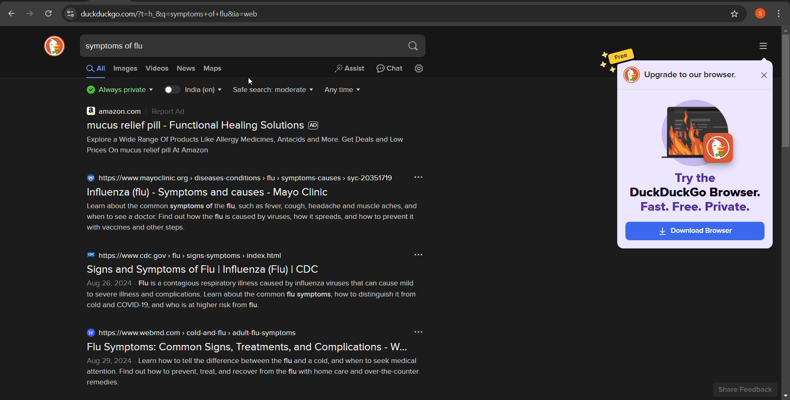  Describe the element at coordinates (250, 146) in the screenshot. I see `Explore a Wide Range Of Products Like Allergy Medicines, Antacids and More. Get Deals and Low prices On mucus relief pill At Amazon` at that location.